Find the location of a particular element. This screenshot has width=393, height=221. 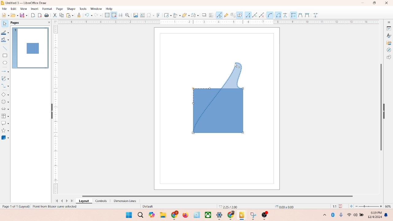

lines and arrows is located at coordinates (5, 71).